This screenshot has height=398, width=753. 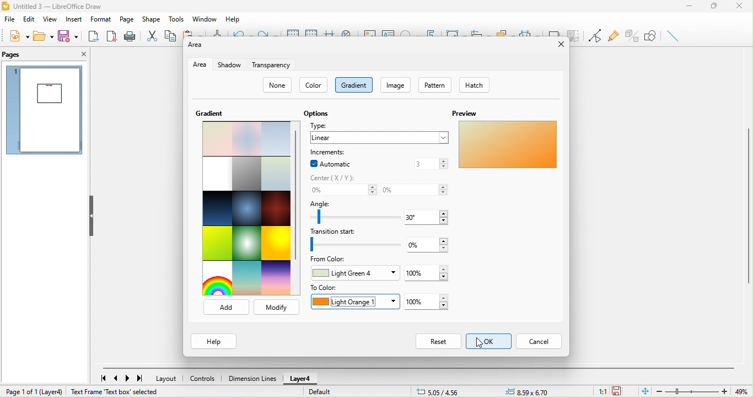 I want to click on maximize, so click(x=714, y=6).